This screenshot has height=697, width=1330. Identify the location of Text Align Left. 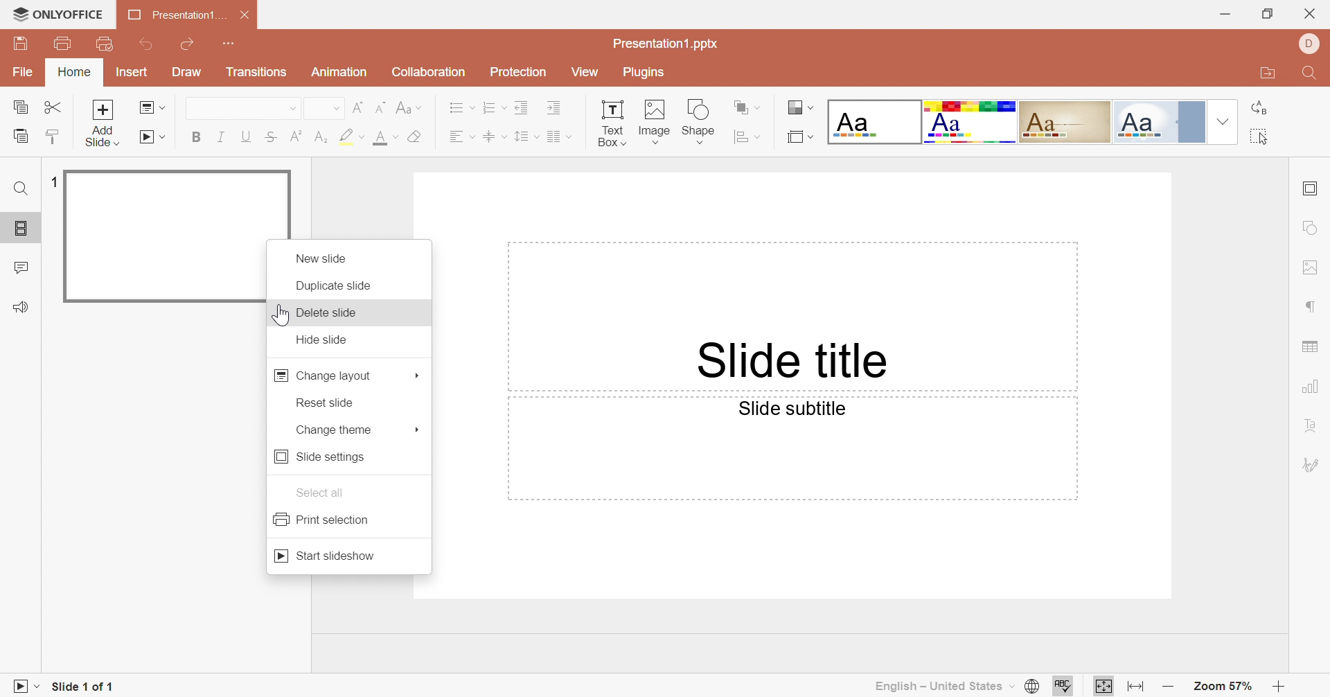
(455, 138).